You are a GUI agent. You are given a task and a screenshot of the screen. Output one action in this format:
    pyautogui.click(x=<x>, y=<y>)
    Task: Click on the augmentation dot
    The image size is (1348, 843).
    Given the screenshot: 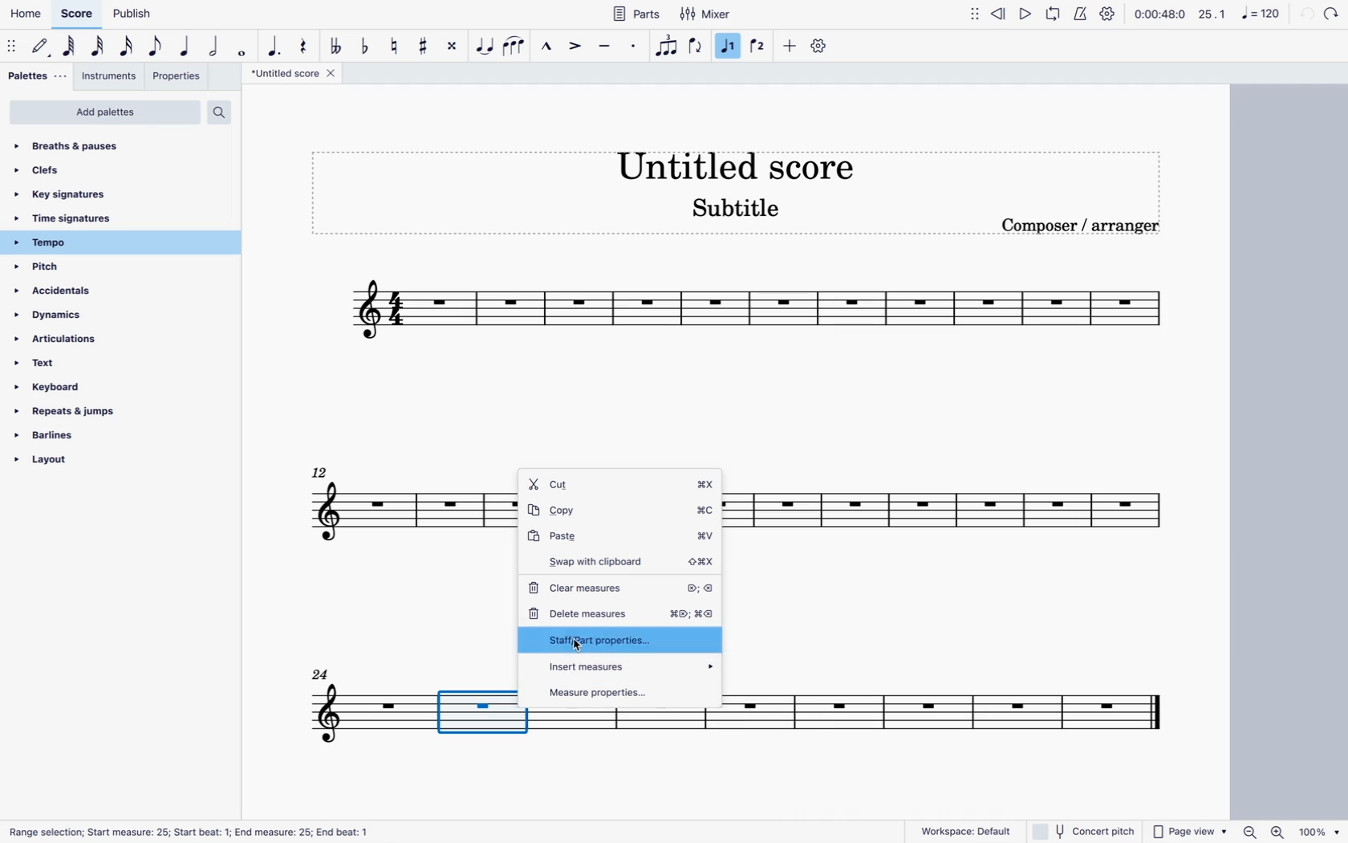 What is the action you would take?
    pyautogui.click(x=274, y=47)
    